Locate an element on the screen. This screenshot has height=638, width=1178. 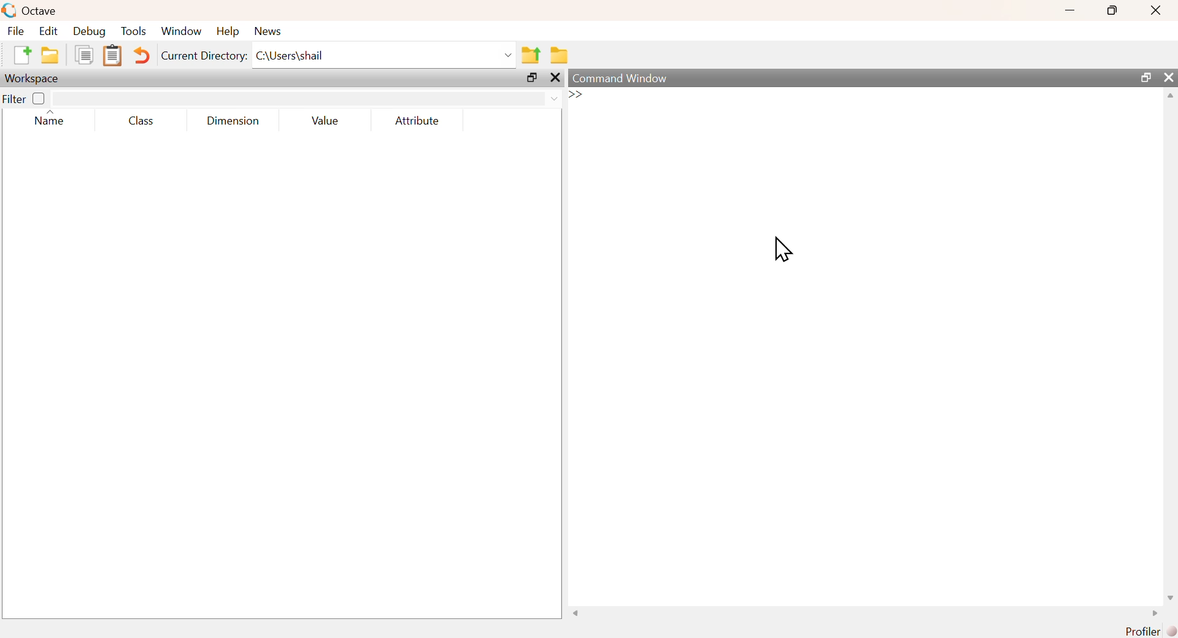
scroll down is located at coordinates (1167, 597).